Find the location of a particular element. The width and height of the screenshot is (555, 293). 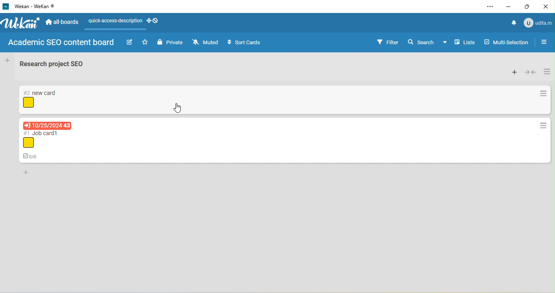

settings and more is located at coordinates (490, 7).